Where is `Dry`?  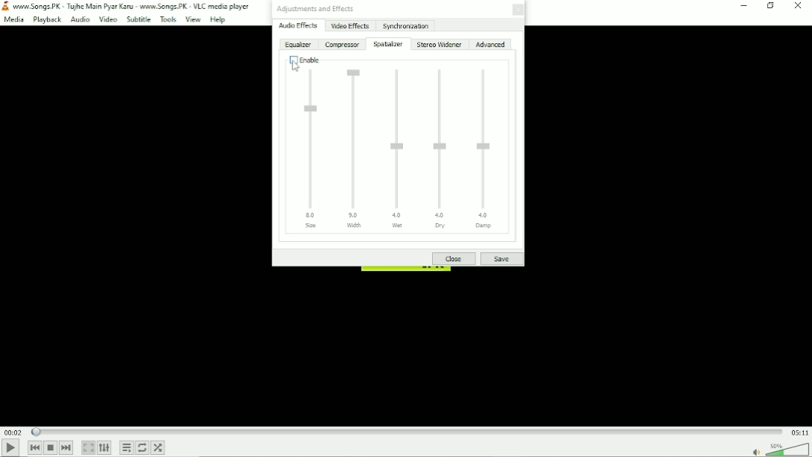
Dry is located at coordinates (442, 149).